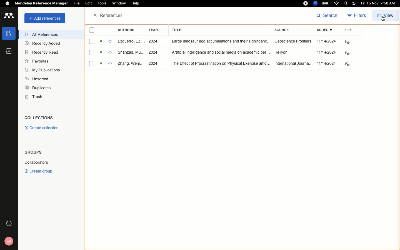  What do you see at coordinates (136, 3) in the screenshot?
I see `Help` at bounding box center [136, 3].